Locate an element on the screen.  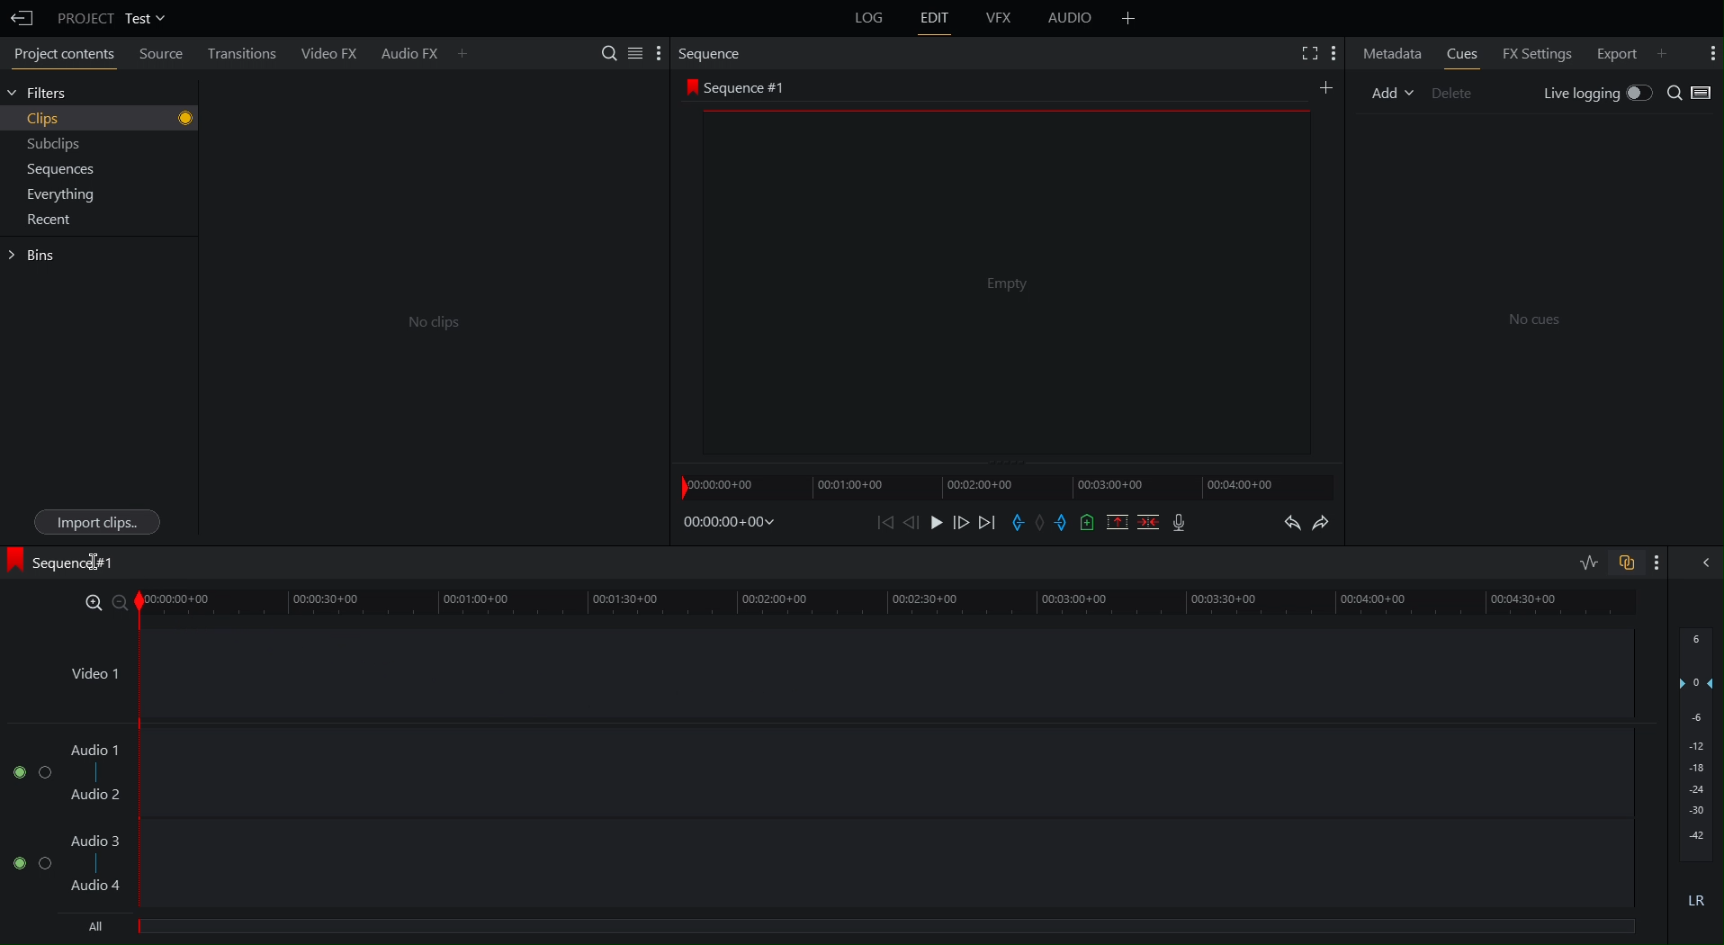
Audio 3 is located at coordinates (99, 841).